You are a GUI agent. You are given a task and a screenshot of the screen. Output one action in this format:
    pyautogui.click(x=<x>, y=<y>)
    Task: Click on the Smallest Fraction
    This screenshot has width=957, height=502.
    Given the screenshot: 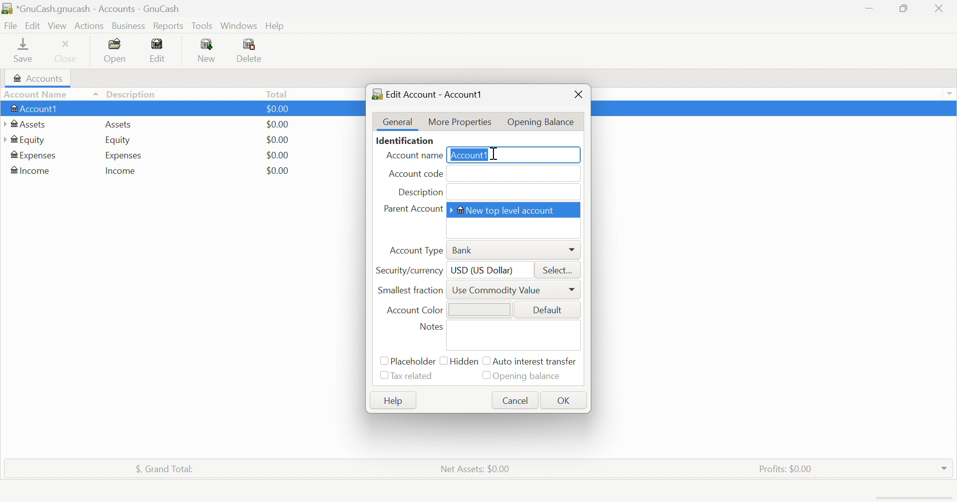 What is the action you would take?
    pyautogui.click(x=409, y=290)
    